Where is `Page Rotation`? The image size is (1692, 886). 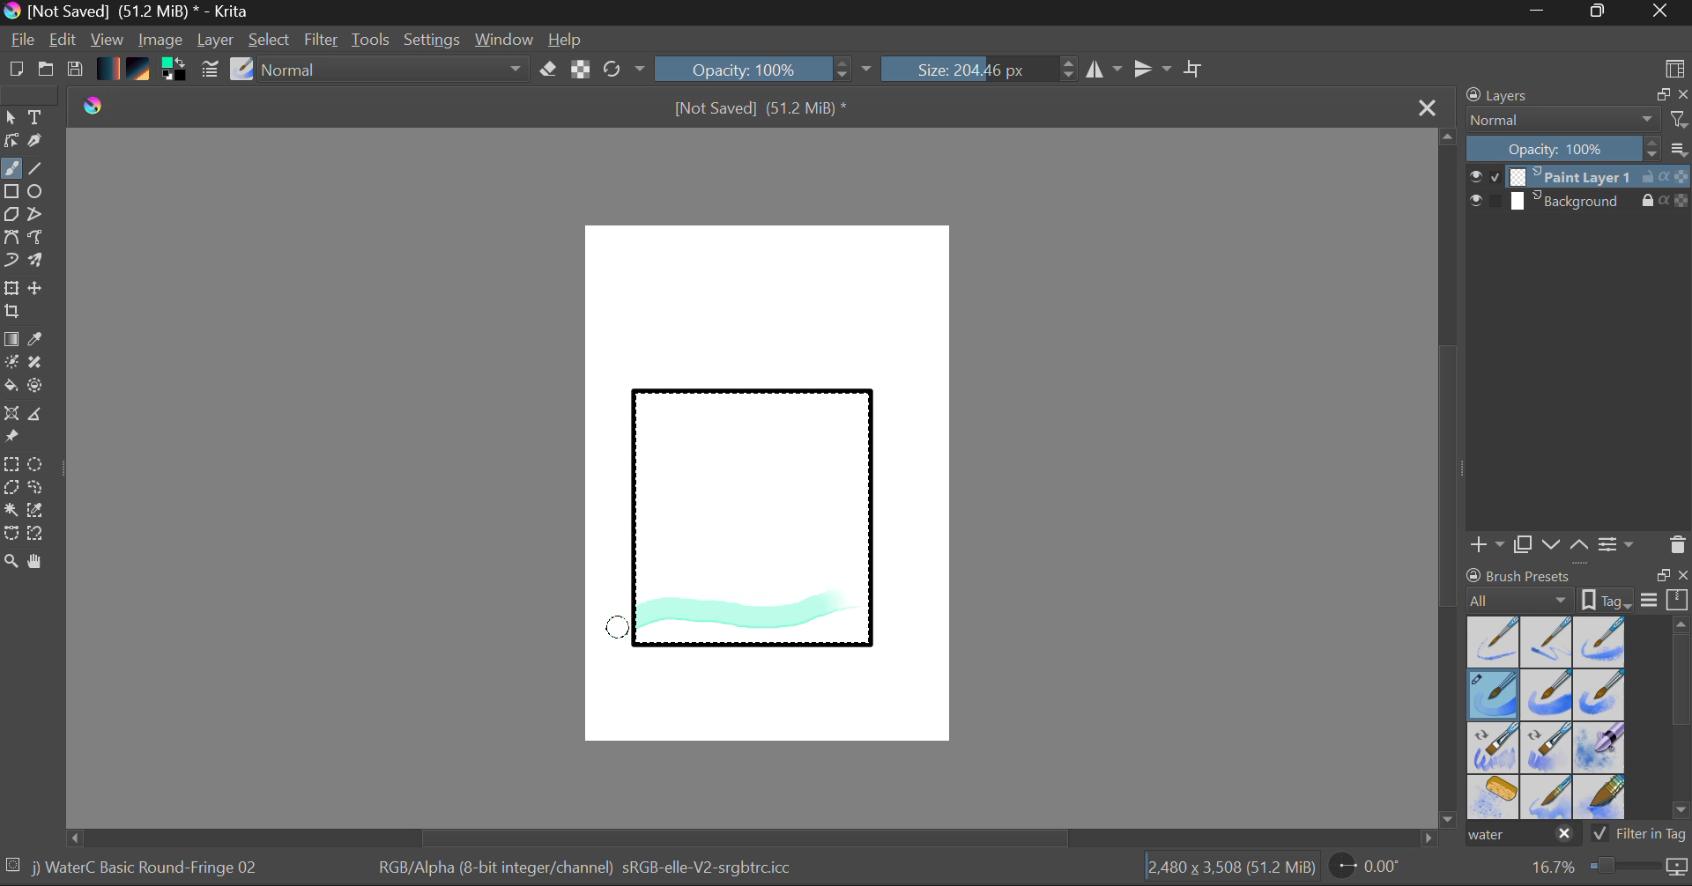 Page Rotation is located at coordinates (1375, 869).